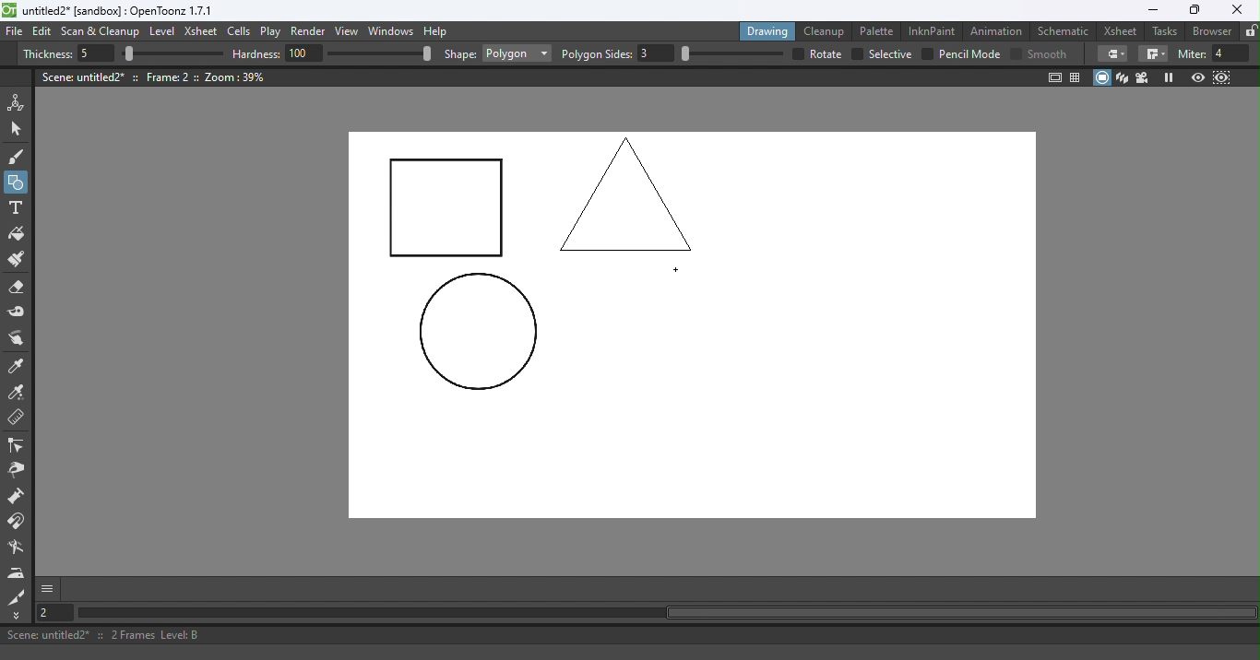 The width and height of the screenshot is (1260, 660). Describe the element at coordinates (17, 236) in the screenshot. I see `Fill tool` at that location.